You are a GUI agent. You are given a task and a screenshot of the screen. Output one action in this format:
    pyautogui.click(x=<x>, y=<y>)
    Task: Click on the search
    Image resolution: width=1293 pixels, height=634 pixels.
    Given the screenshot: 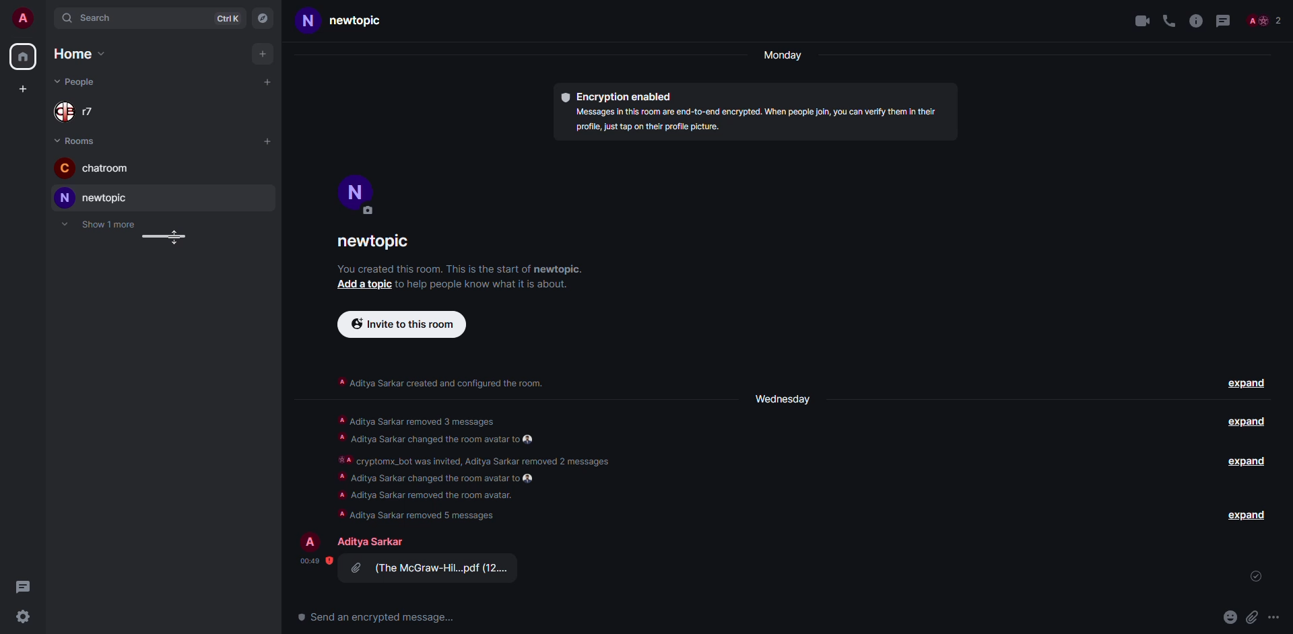 What is the action you would take?
    pyautogui.click(x=90, y=18)
    